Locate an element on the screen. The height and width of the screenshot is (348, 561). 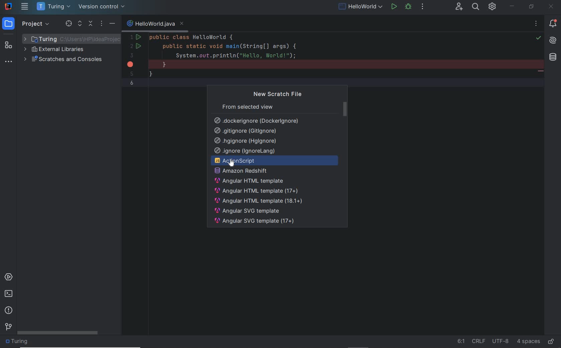
dockerignore is located at coordinates (257, 120).